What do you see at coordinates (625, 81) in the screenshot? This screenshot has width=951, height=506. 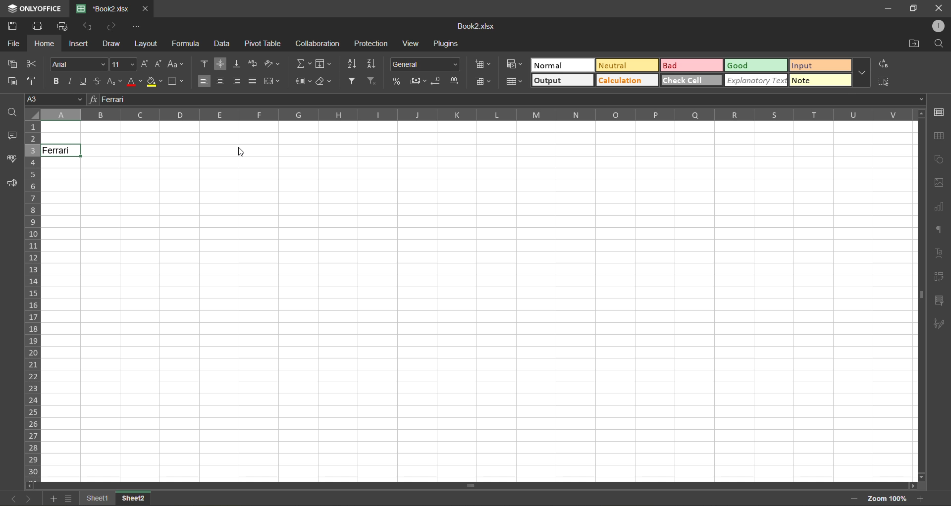 I see `calculation` at bounding box center [625, 81].